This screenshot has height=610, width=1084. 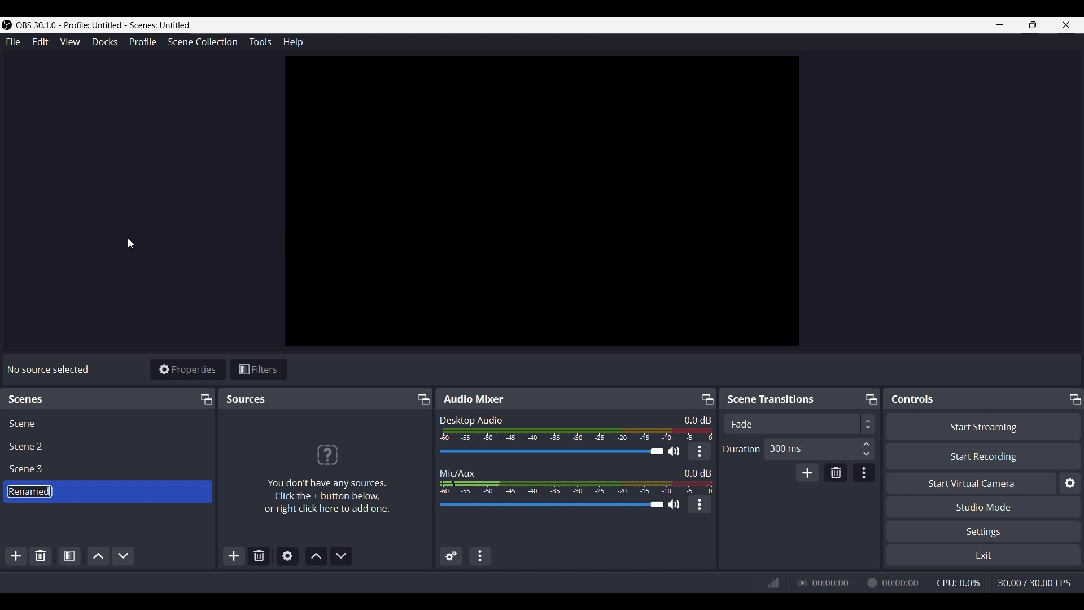 What do you see at coordinates (422, 399) in the screenshot?
I see ` Undock/Pop-out icon` at bounding box center [422, 399].